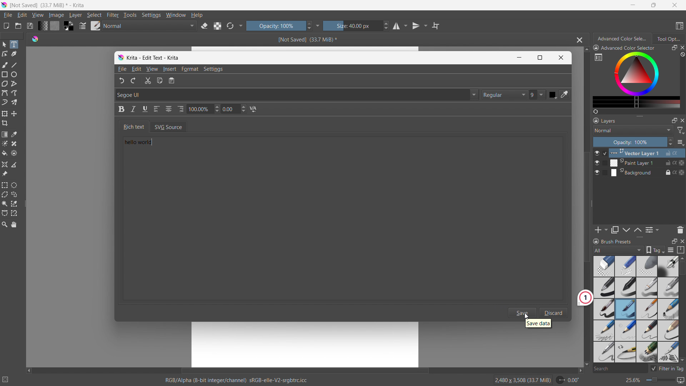 The height and width of the screenshot is (386, 686). What do you see at coordinates (191, 69) in the screenshot?
I see `Format` at bounding box center [191, 69].